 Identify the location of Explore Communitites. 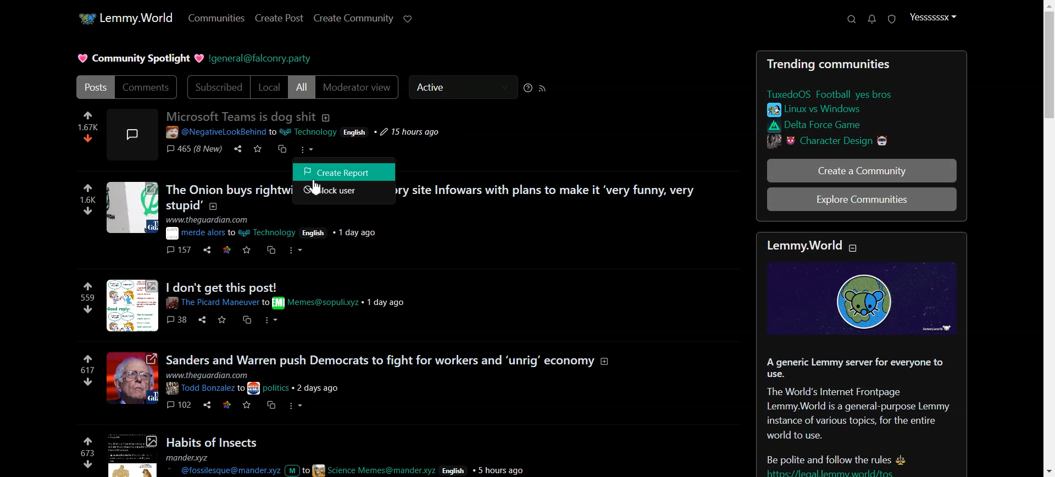
(862, 200).